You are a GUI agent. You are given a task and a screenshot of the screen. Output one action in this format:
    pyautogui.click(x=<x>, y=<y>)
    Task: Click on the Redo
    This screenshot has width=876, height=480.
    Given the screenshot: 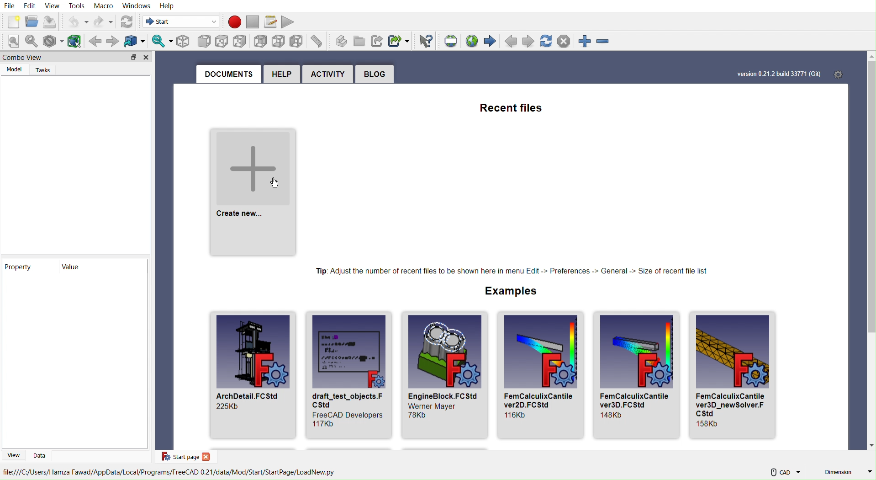 What is the action you would take?
    pyautogui.click(x=104, y=21)
    